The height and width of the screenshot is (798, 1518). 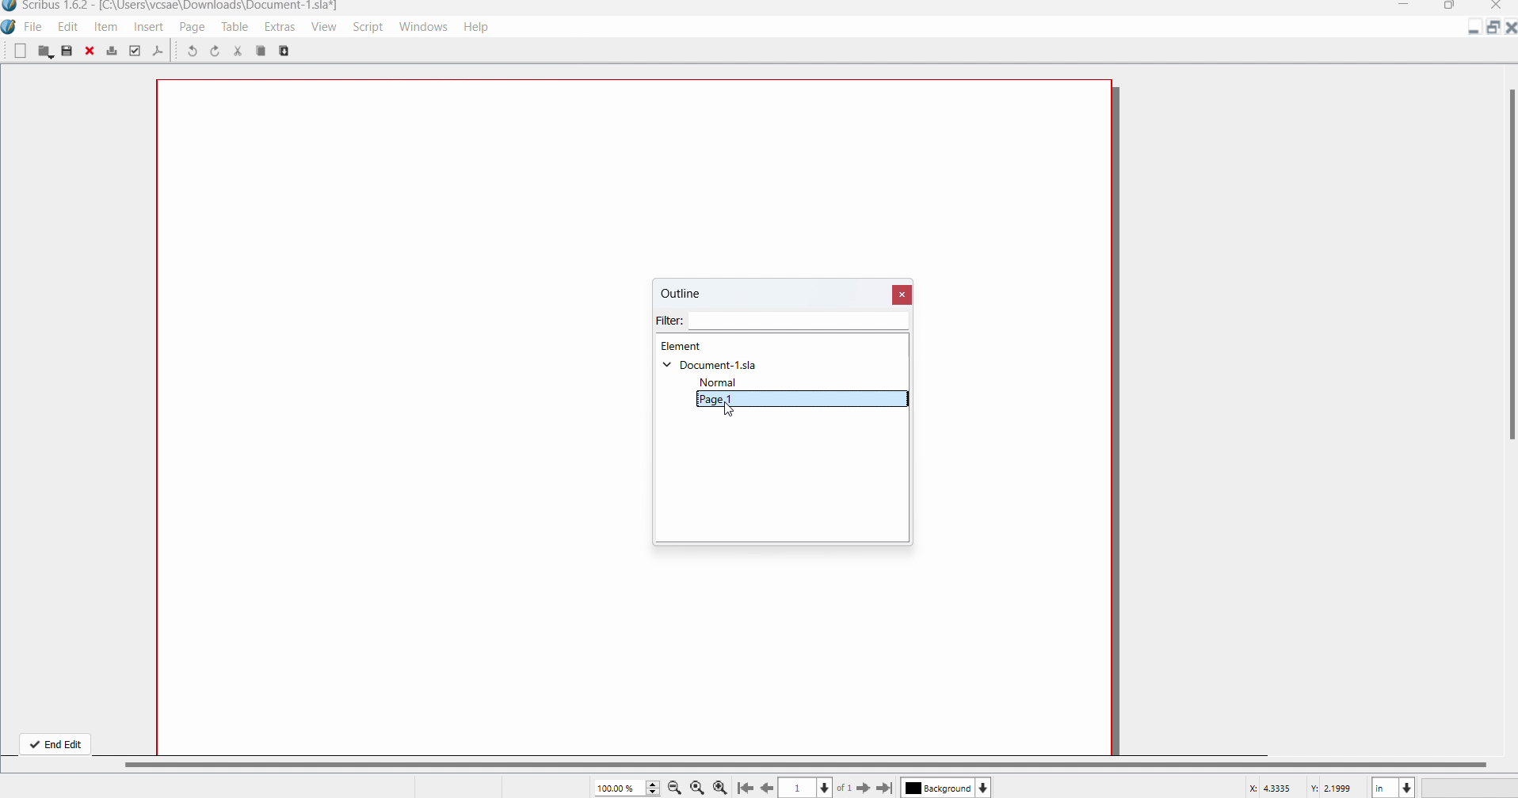 What do you see at coordinates (886, 788) in the screenshot?
I see `go to end` at bounding box center [886, 788].